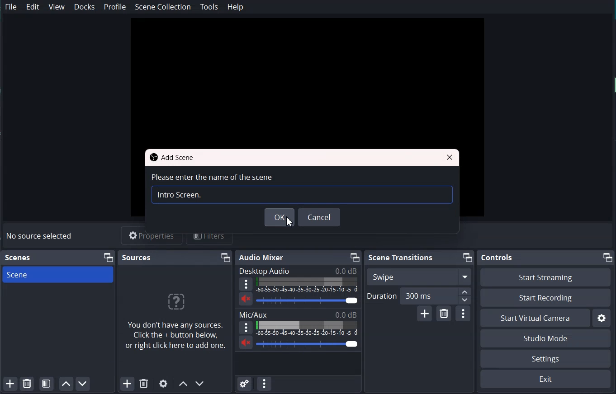 The width and height of the screenshot is (616, 394). What do you see at coordinates (545, 359) in the screenshot?
I see `Settings` at bounding box center [545, 359].